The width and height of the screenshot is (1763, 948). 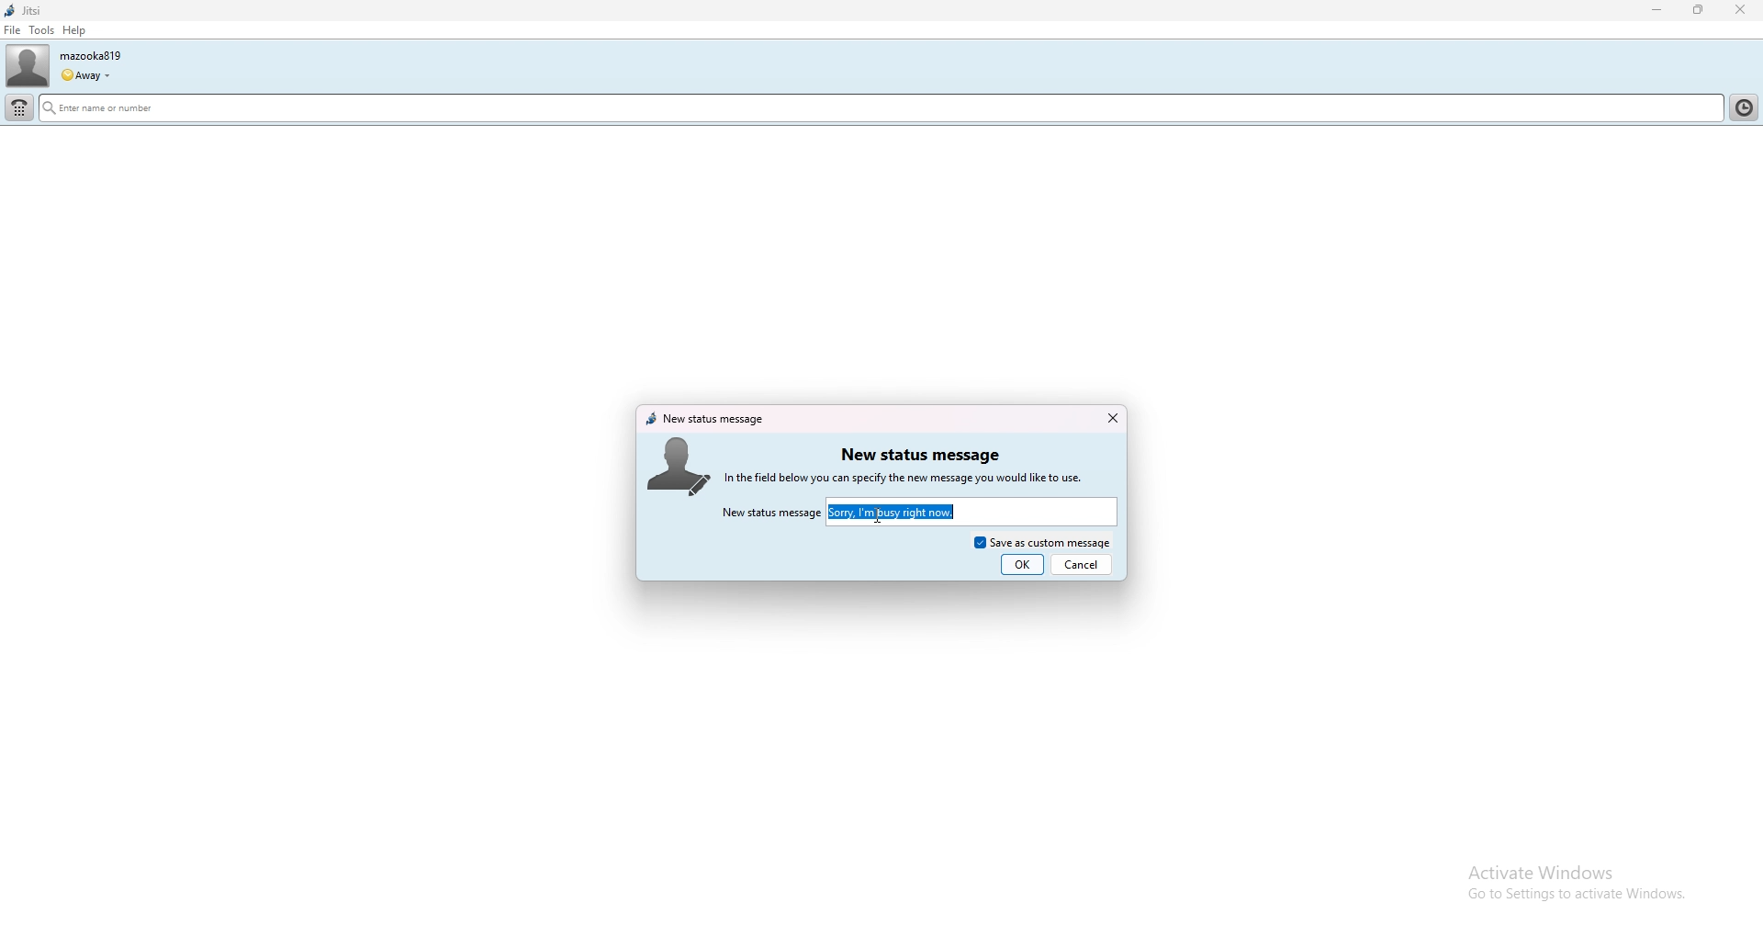 What do you see at coordinates (1701, 9) in the screenshot?
I see `resize` at bounding box center [1701, 9].